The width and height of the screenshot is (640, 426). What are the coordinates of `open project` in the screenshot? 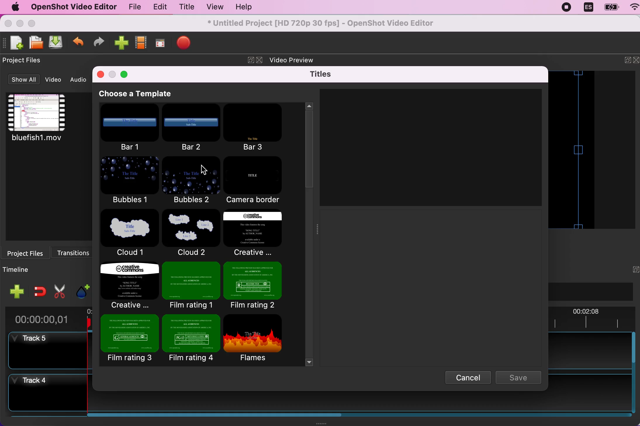 It's located at (35, 42).